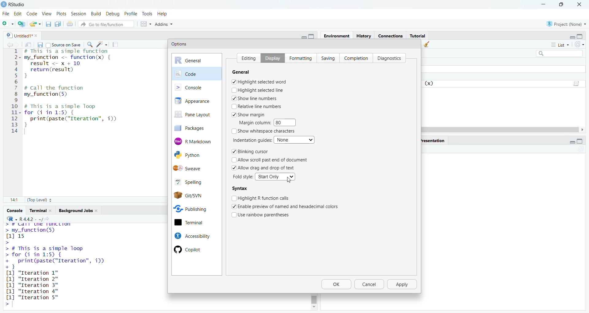 This screenshot has height=313, width=589. Describe the element at coordinates (78, 13) in the screenshot. I see `session` at that location.